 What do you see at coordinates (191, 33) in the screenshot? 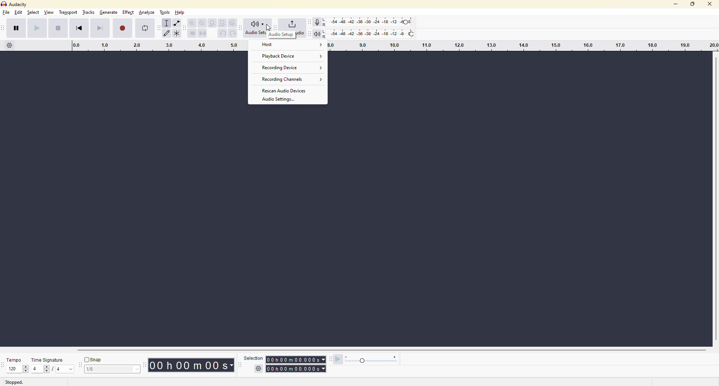
I see `setting` at bounding box center [191, 33].